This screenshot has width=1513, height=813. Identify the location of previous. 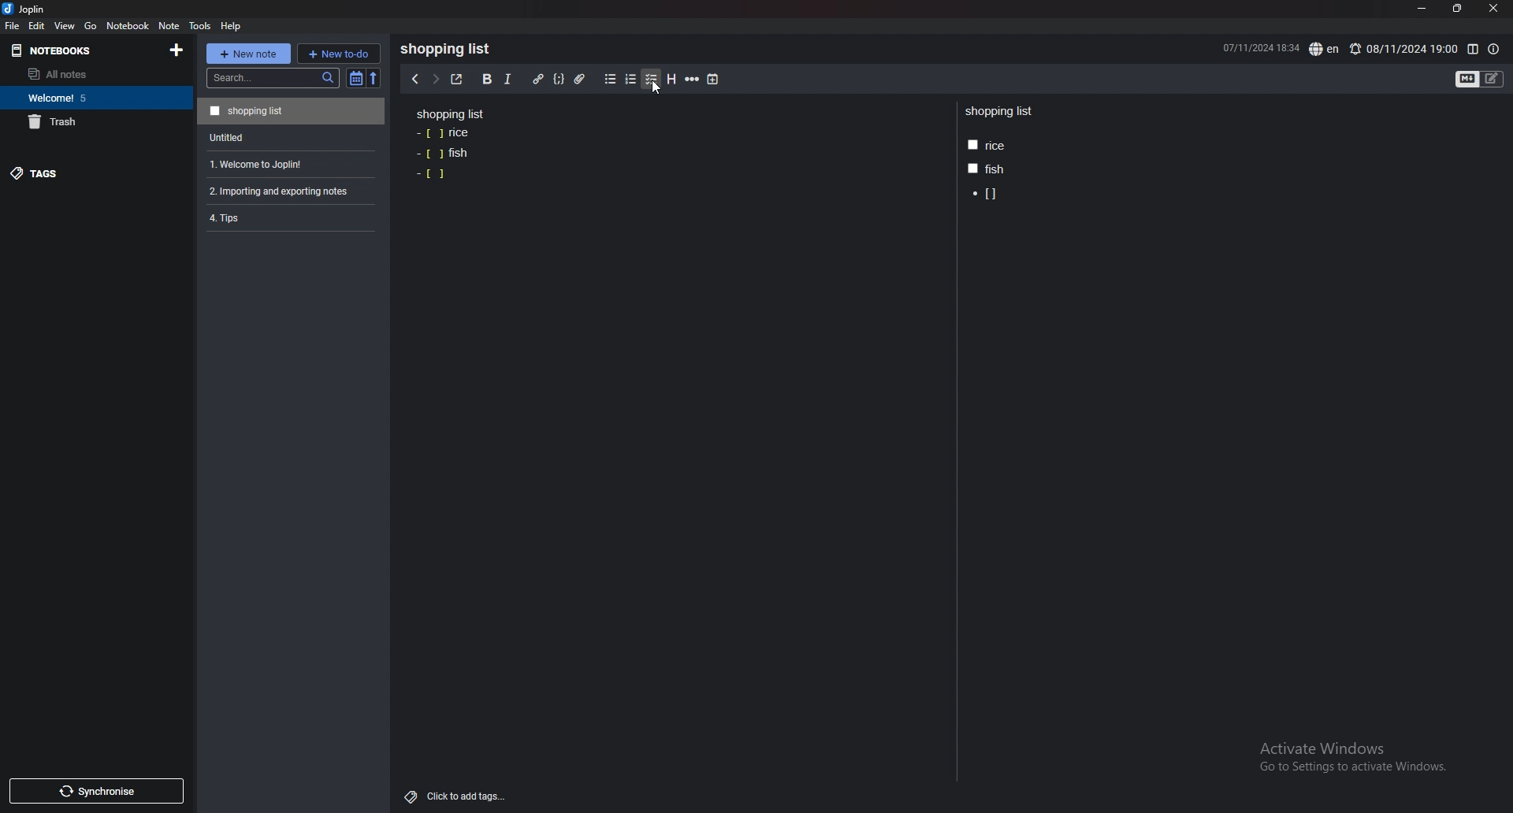
(414, 80).